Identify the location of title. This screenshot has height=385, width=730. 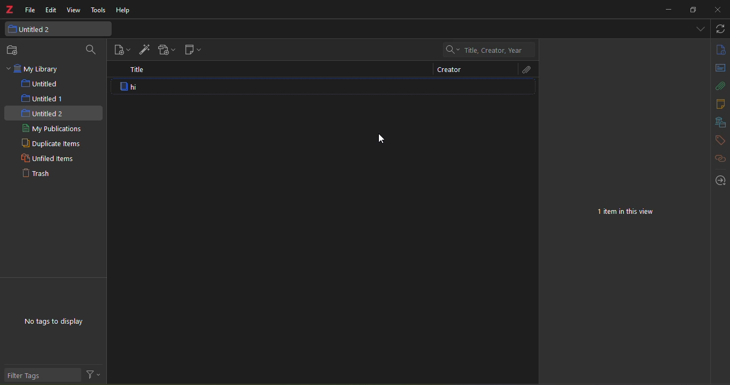
(138, 71).